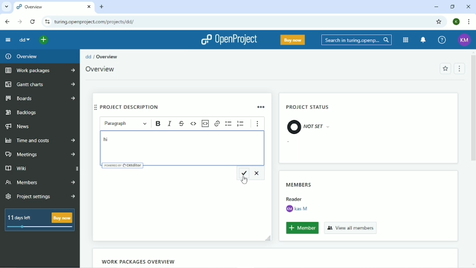  What do you see at coordinates (157, 124) in the screenshot?
I see `Bold` at bounding box center [157, 124].